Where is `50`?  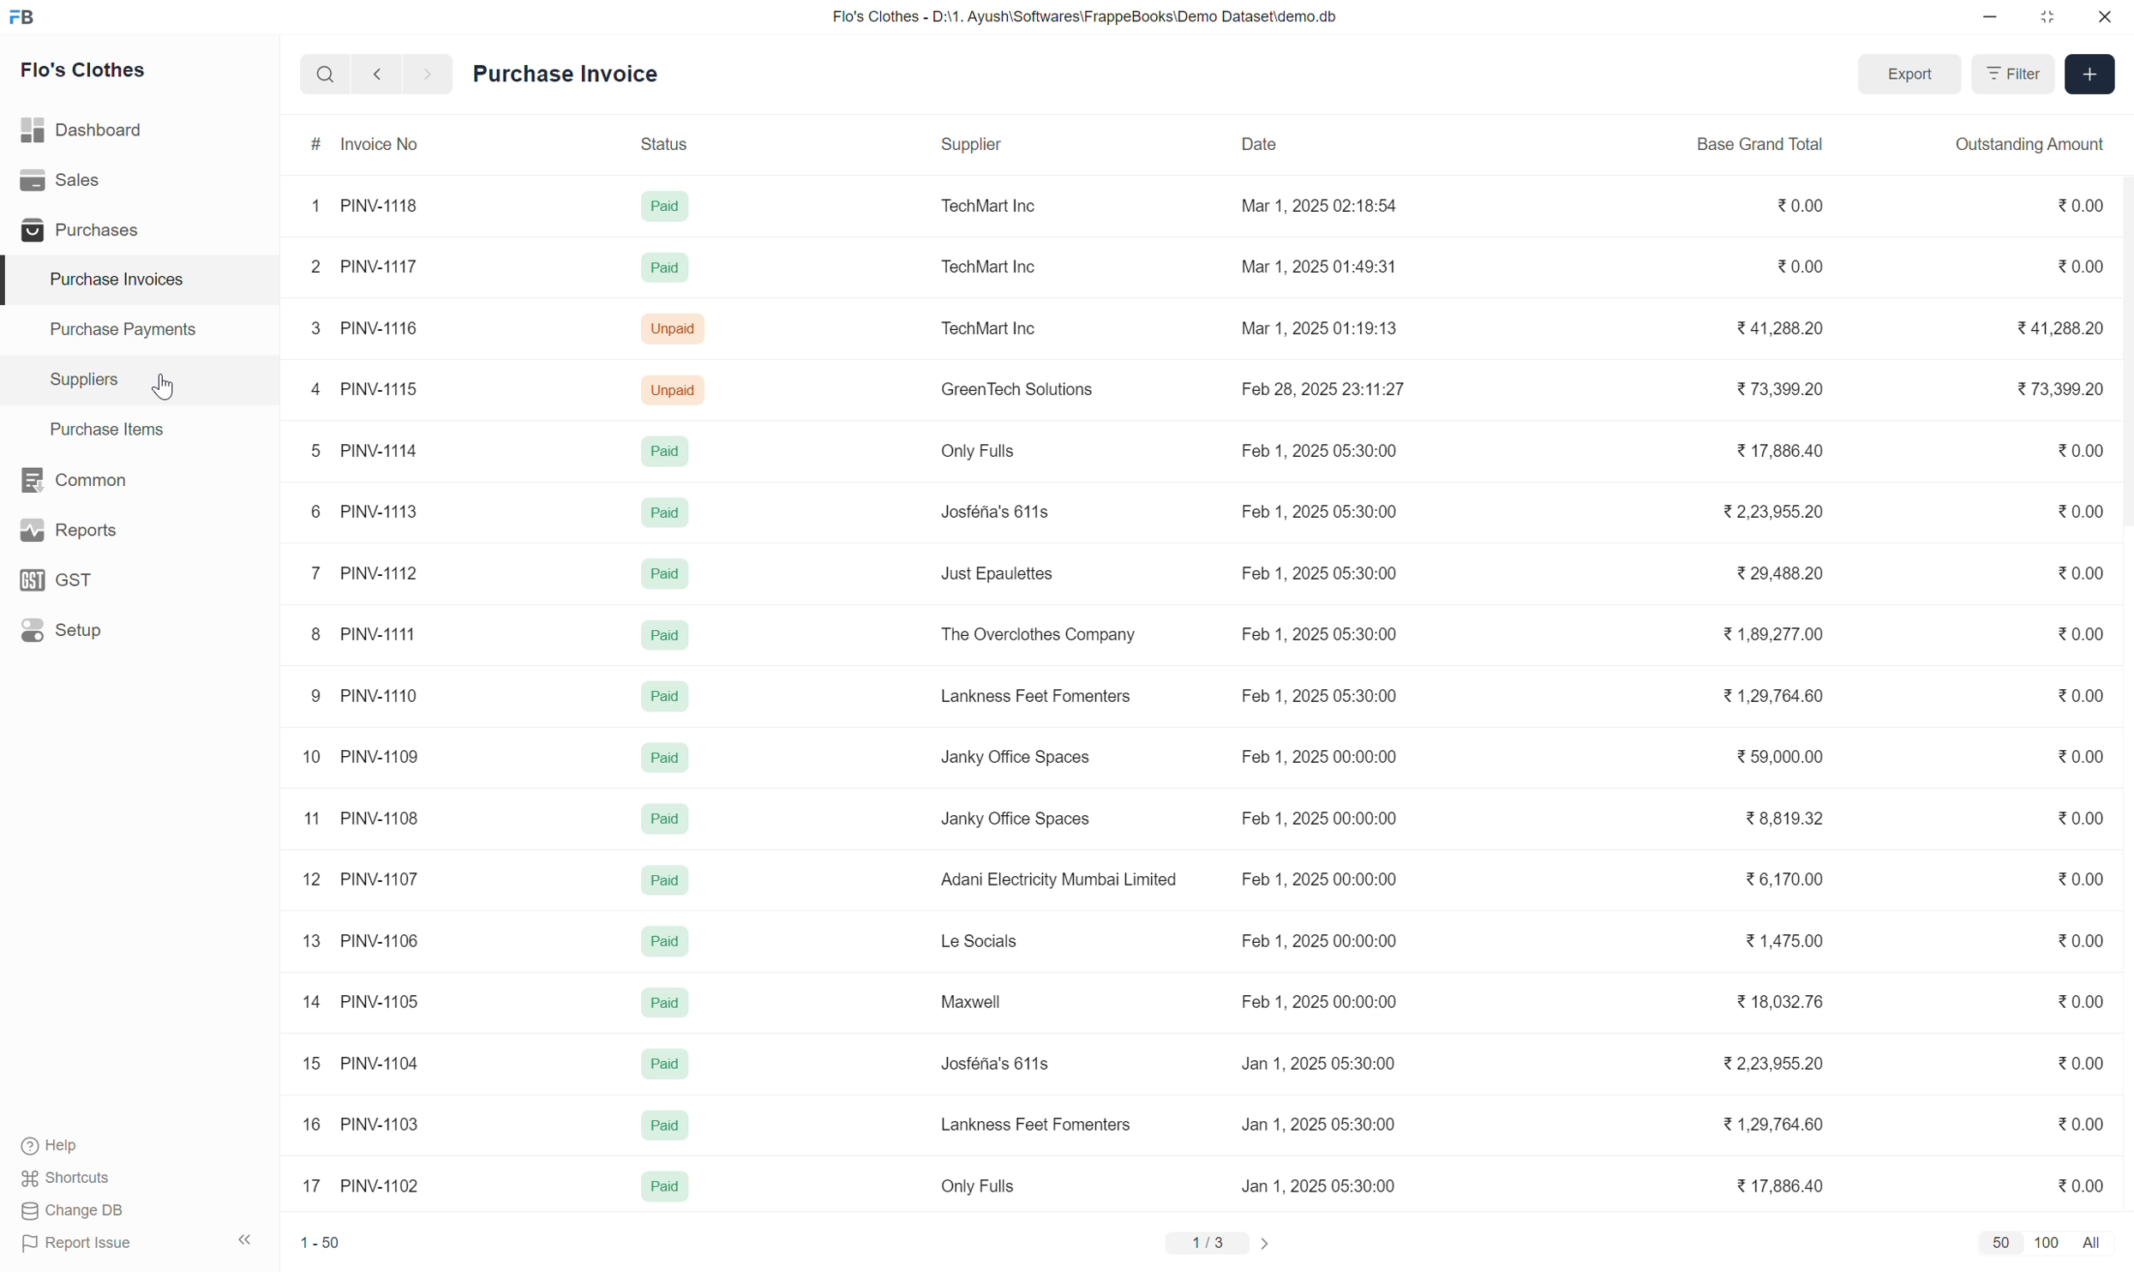 50 is located at coordinates (2003, 1240).